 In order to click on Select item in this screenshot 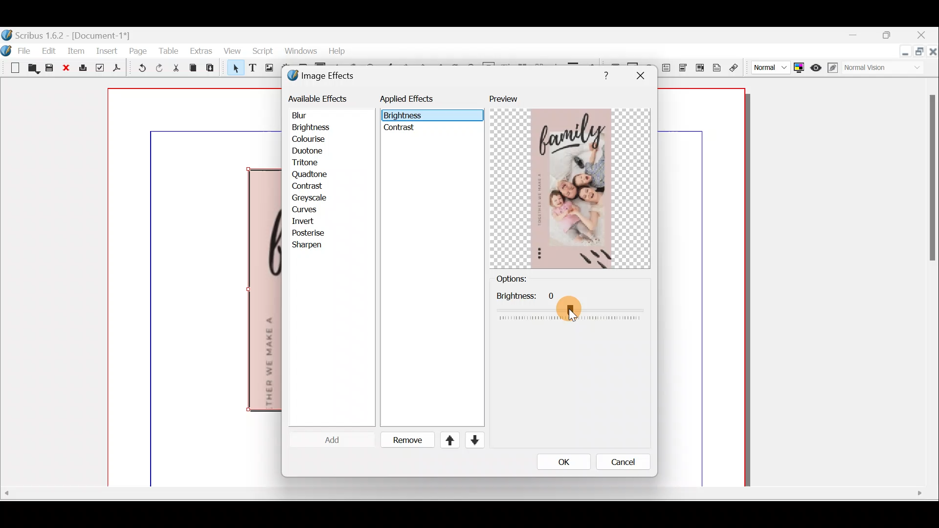, I will do `click(233, 69)`.